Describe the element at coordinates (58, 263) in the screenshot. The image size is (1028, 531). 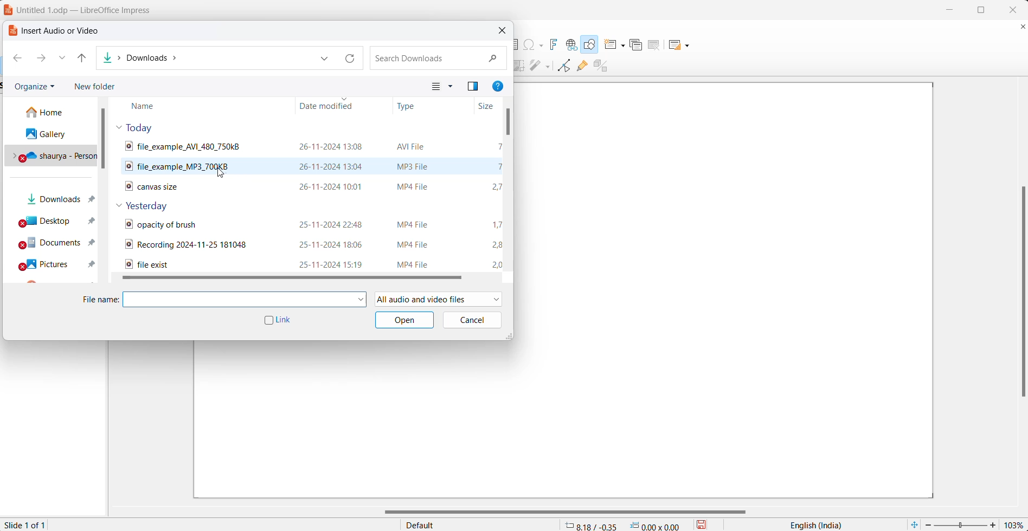
I see `pictures` at that location.